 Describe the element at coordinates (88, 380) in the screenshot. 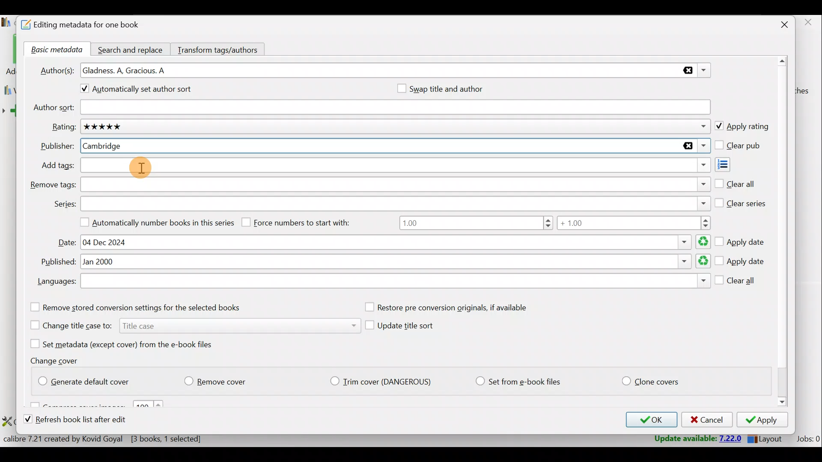

I see `Generate default cover` at that location.